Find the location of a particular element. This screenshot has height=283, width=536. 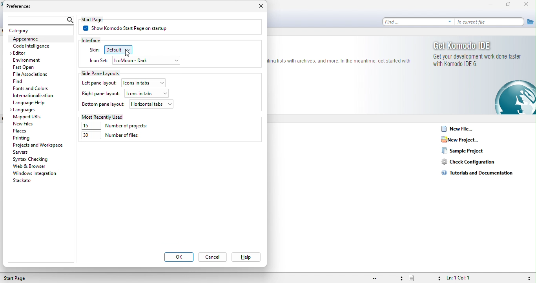

horizontal tabs is located at coordinates (151, 104).